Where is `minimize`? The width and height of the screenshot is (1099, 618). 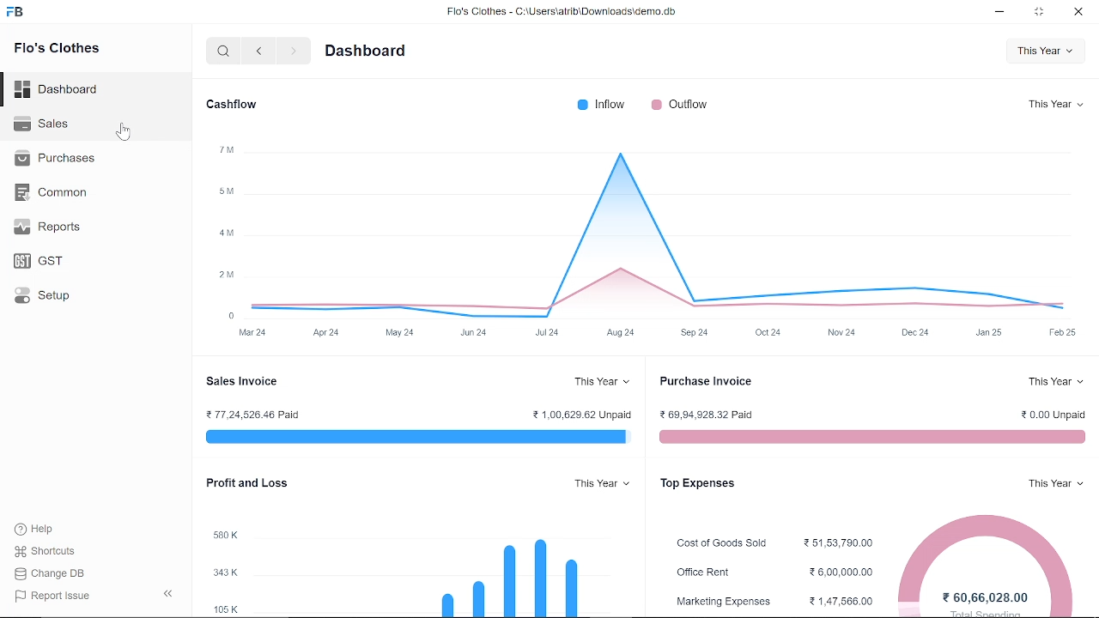
minimize is located at coordinates (999, 15).